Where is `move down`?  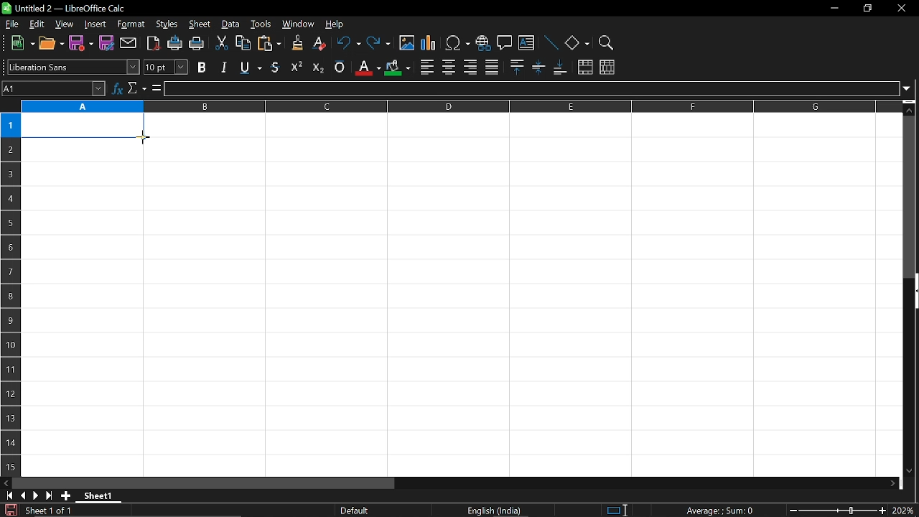
move down is located at coordinates (912, 472).